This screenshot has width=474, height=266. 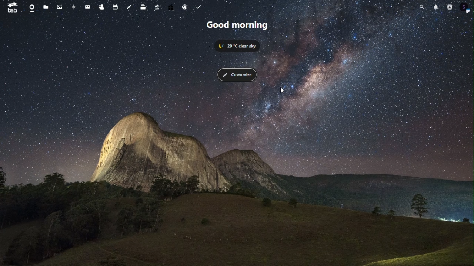 What do you see at coordinates (158, 8) in the screenshot?
I see `upgrade` at bounding box center [158, 8].